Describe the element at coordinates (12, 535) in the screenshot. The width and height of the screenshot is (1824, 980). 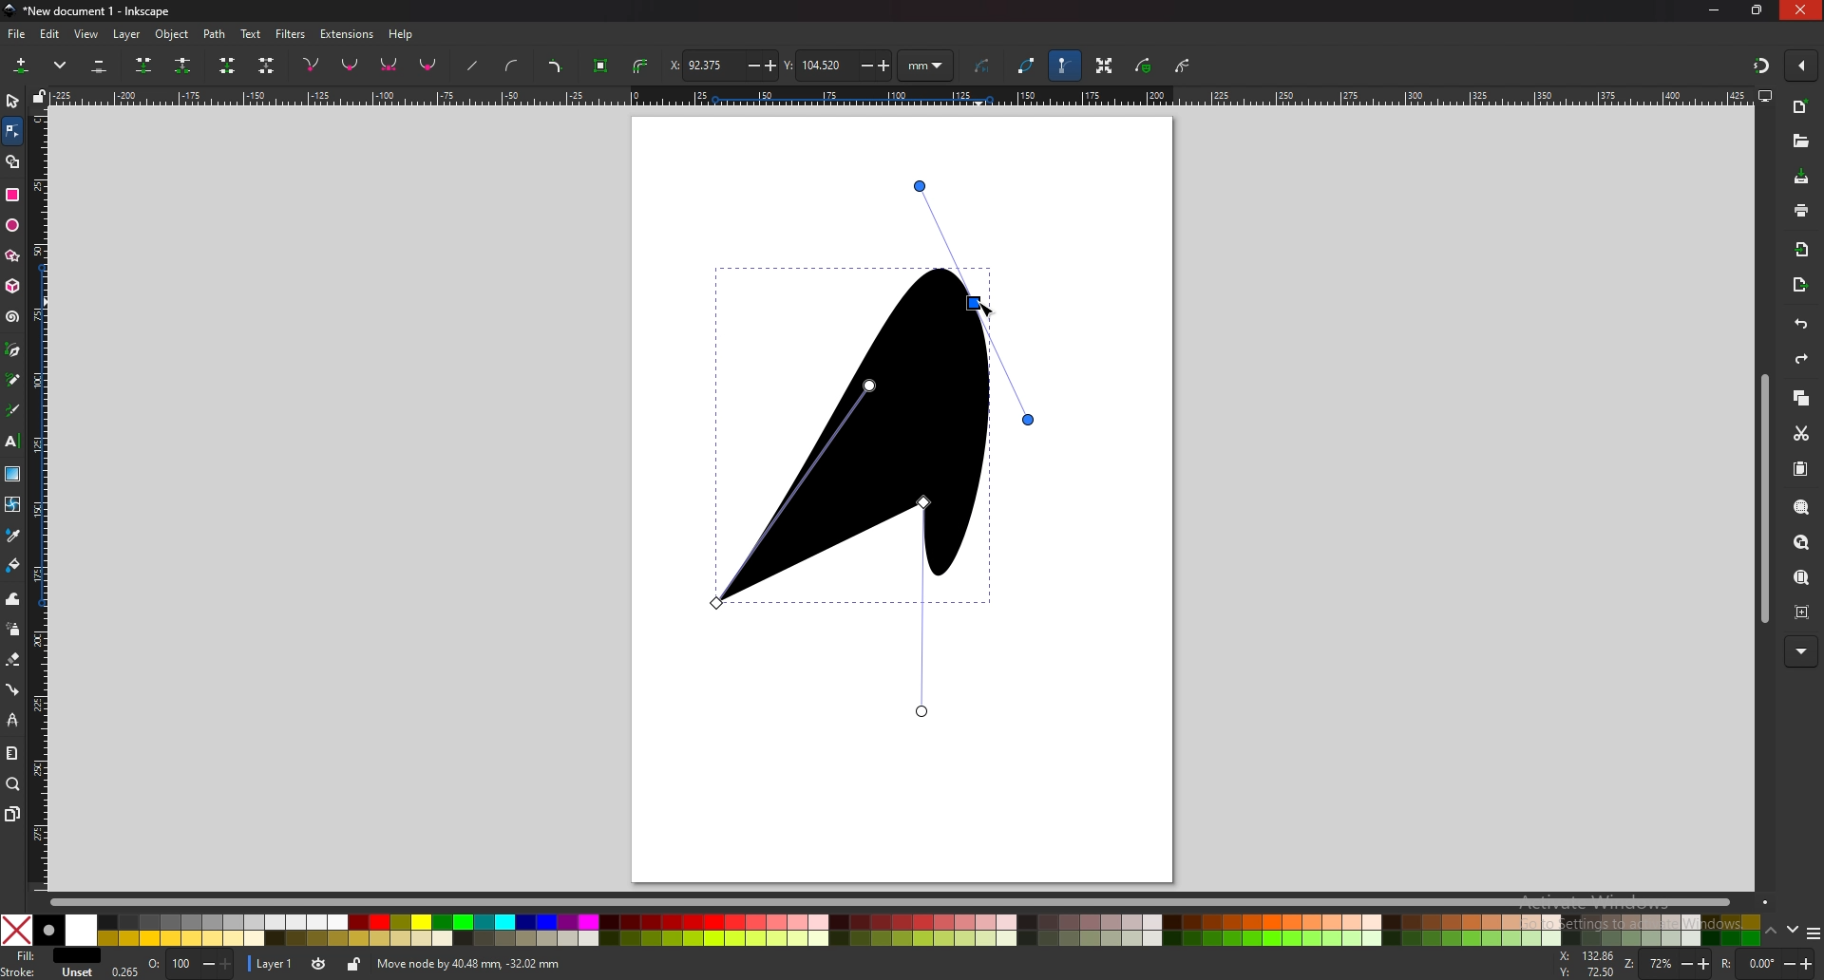
I see `dropper` at that location.